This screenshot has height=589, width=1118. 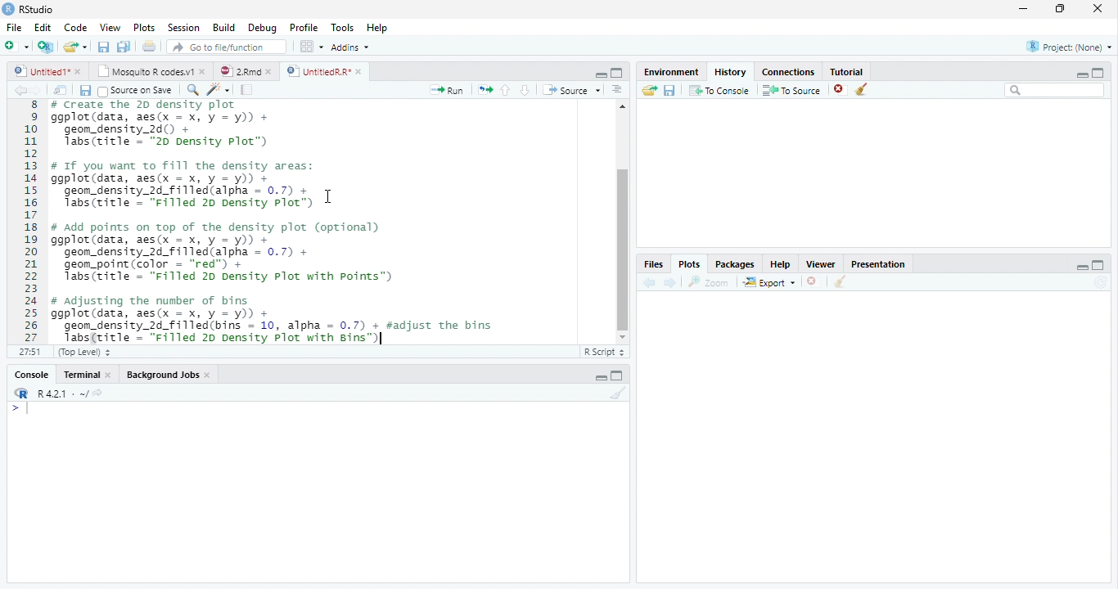 I want to click on back, so click(x=647, y=282).